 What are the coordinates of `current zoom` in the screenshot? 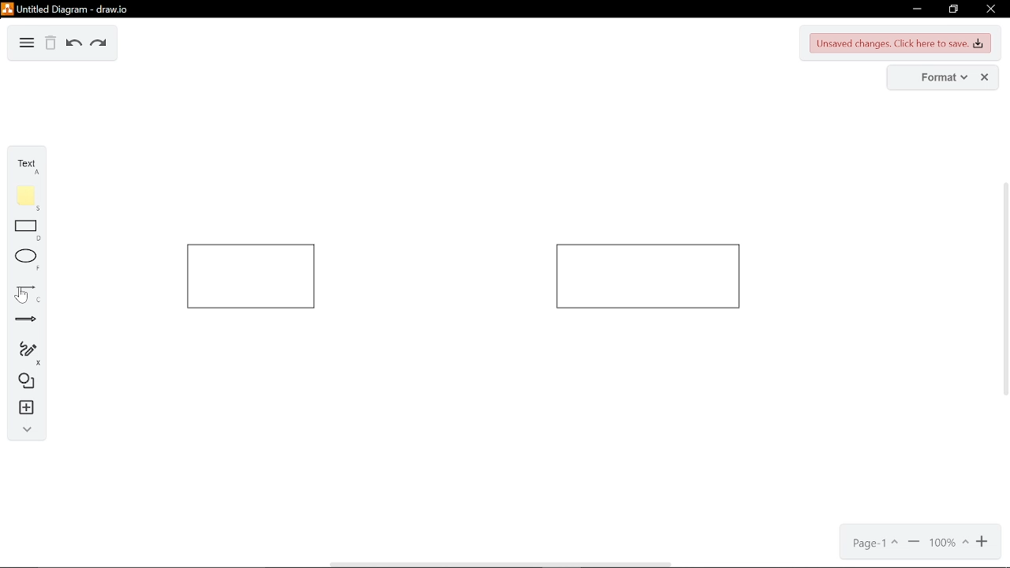 It's located at (948, 544).